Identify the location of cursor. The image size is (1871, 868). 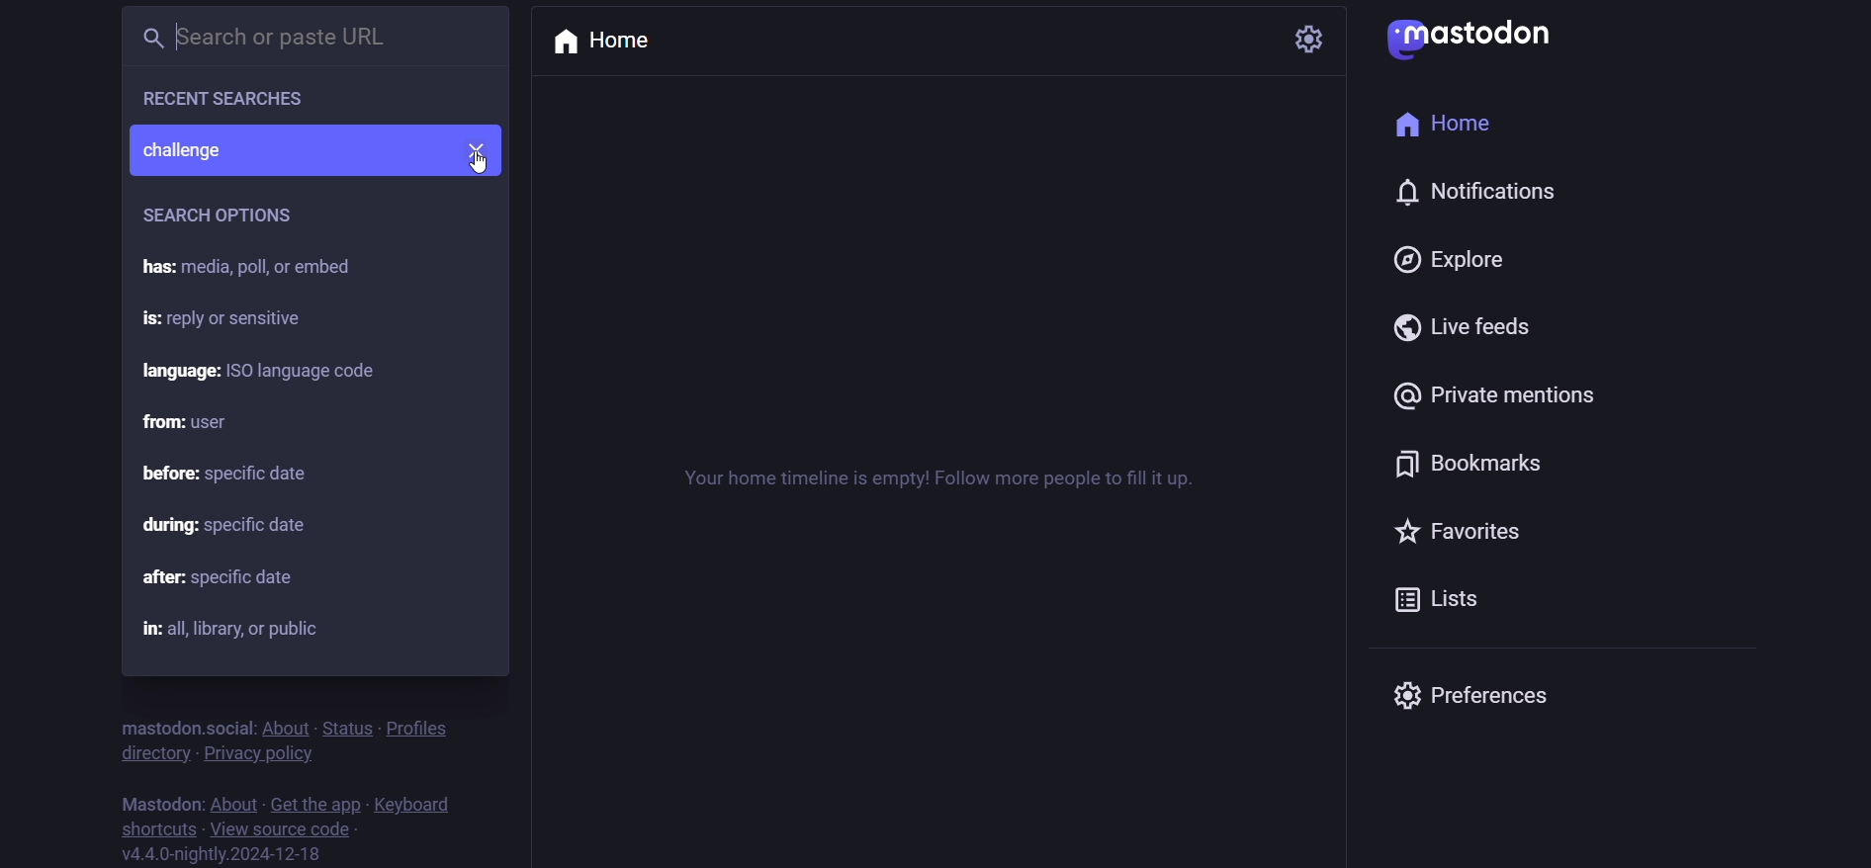
(480, 167).